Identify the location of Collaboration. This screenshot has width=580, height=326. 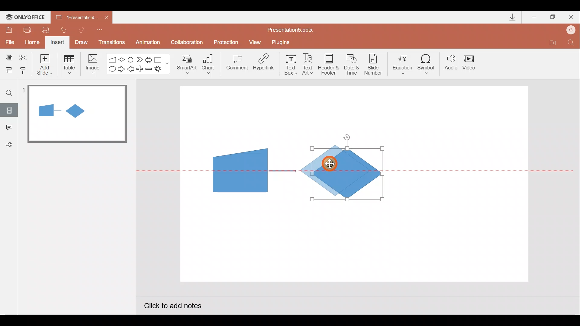
(188, 43).